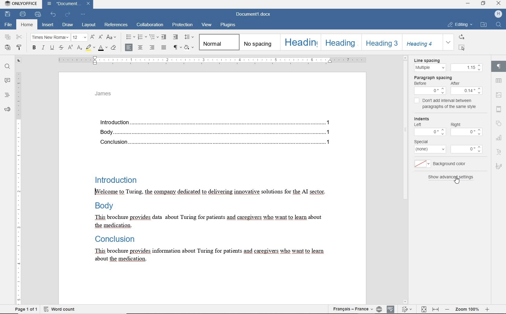 The image size is (506, 314). I want to click on open file location, so click(483, 25).